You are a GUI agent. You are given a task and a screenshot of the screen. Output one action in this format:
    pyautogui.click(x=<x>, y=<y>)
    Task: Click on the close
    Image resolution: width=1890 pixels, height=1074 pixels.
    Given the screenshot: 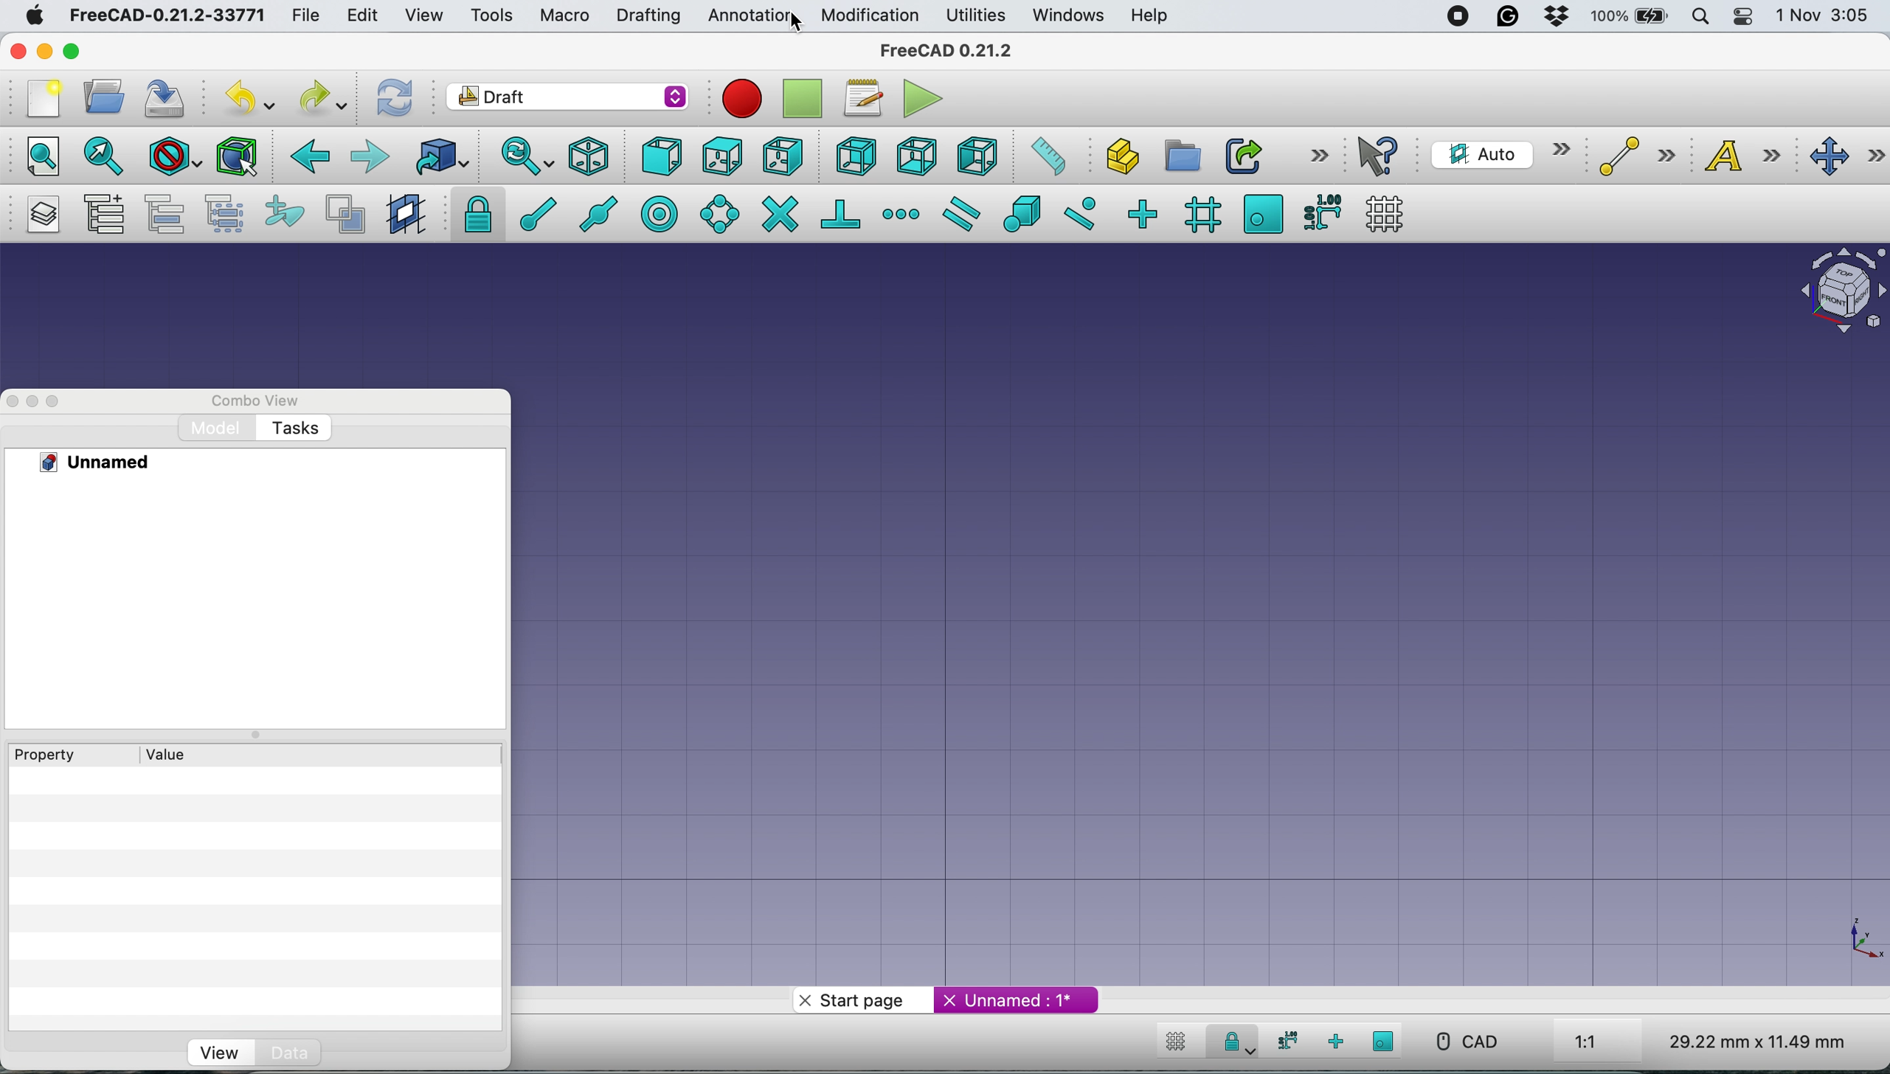 What is the action you would take?
    pyautogui.click(x=17, y=51)
    